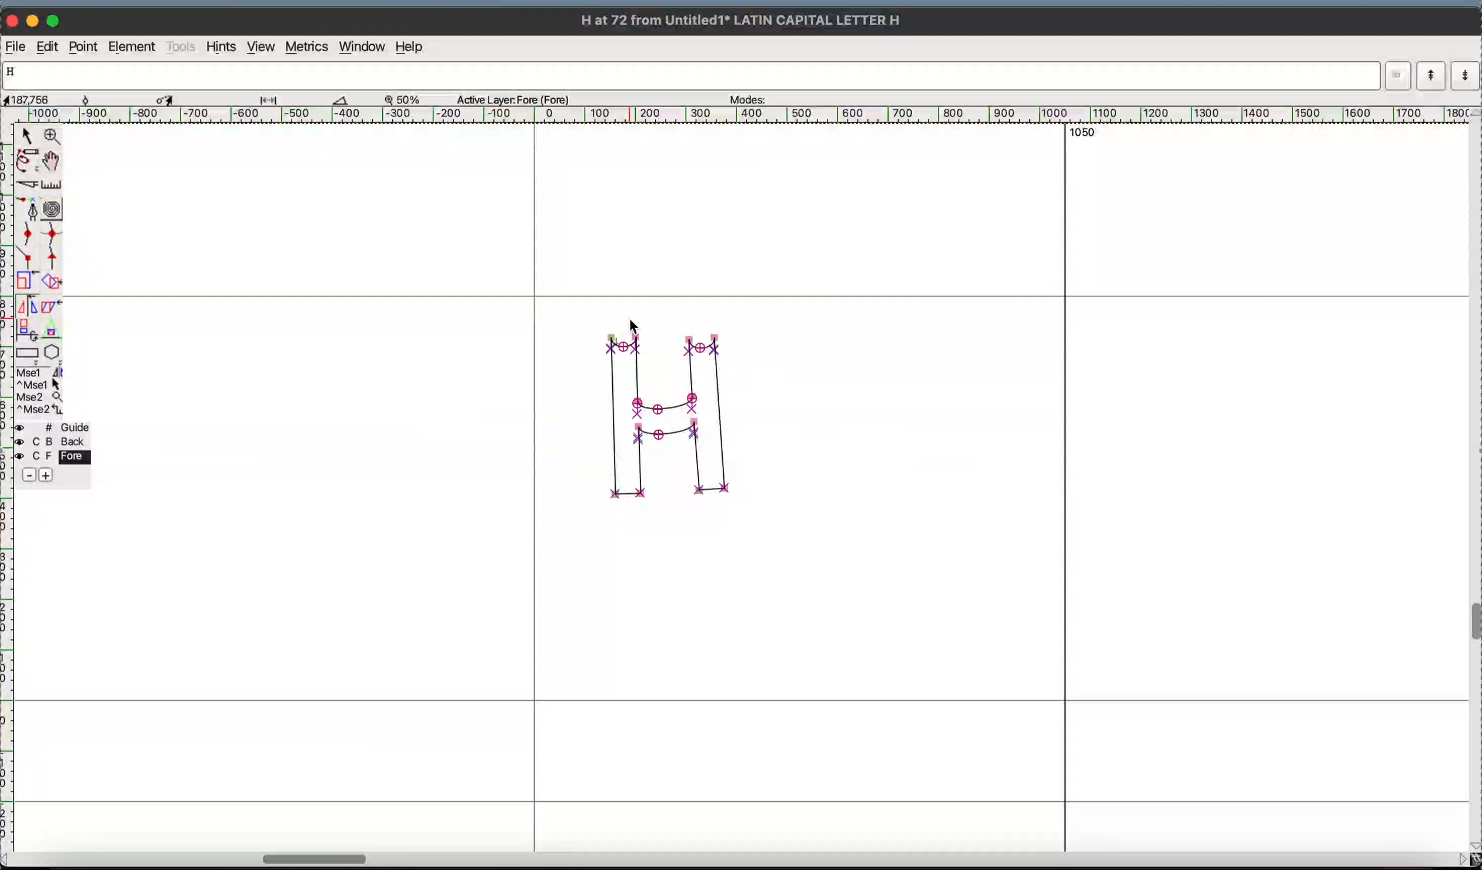 The height and width of the screenshot is (870, 1482). What do you see at coordinates (691, 75) in the screenshot?
I see `word input list currently showing letter "H"` at bounding box center [691, 75].